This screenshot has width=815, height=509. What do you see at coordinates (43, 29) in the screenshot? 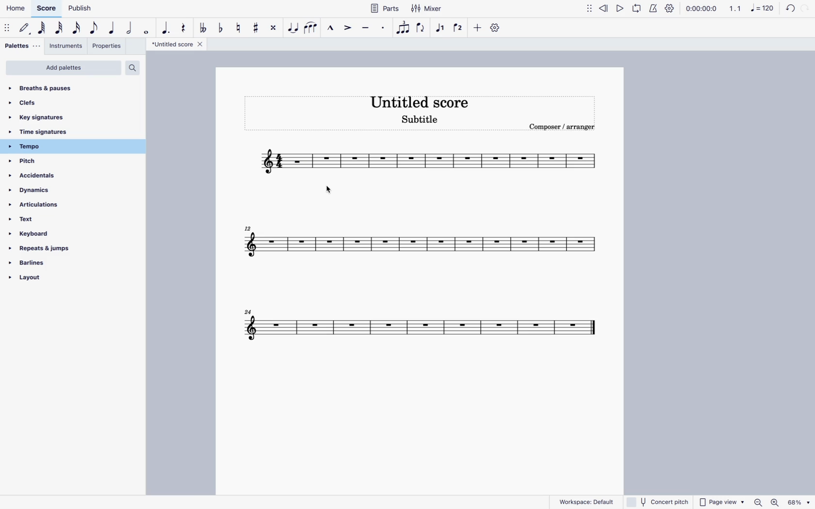
I see `64th note` at bounding box center [43, 29].